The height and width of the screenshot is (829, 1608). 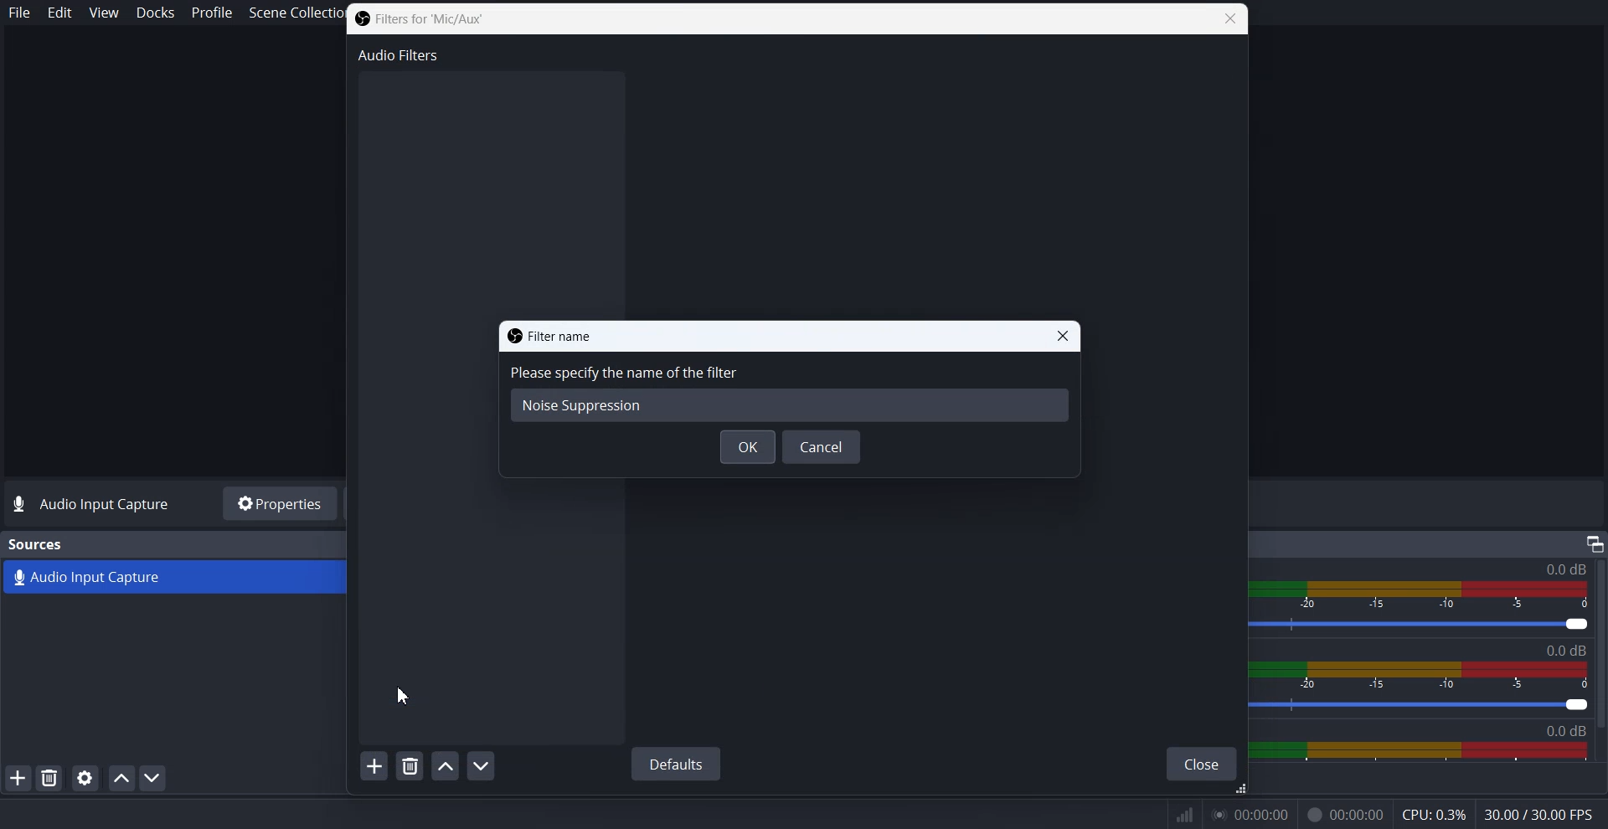 What do you see at coordinates (1241, 792) in the screenshot?
I see `Drag handle` at bounding box center [1241, 792].